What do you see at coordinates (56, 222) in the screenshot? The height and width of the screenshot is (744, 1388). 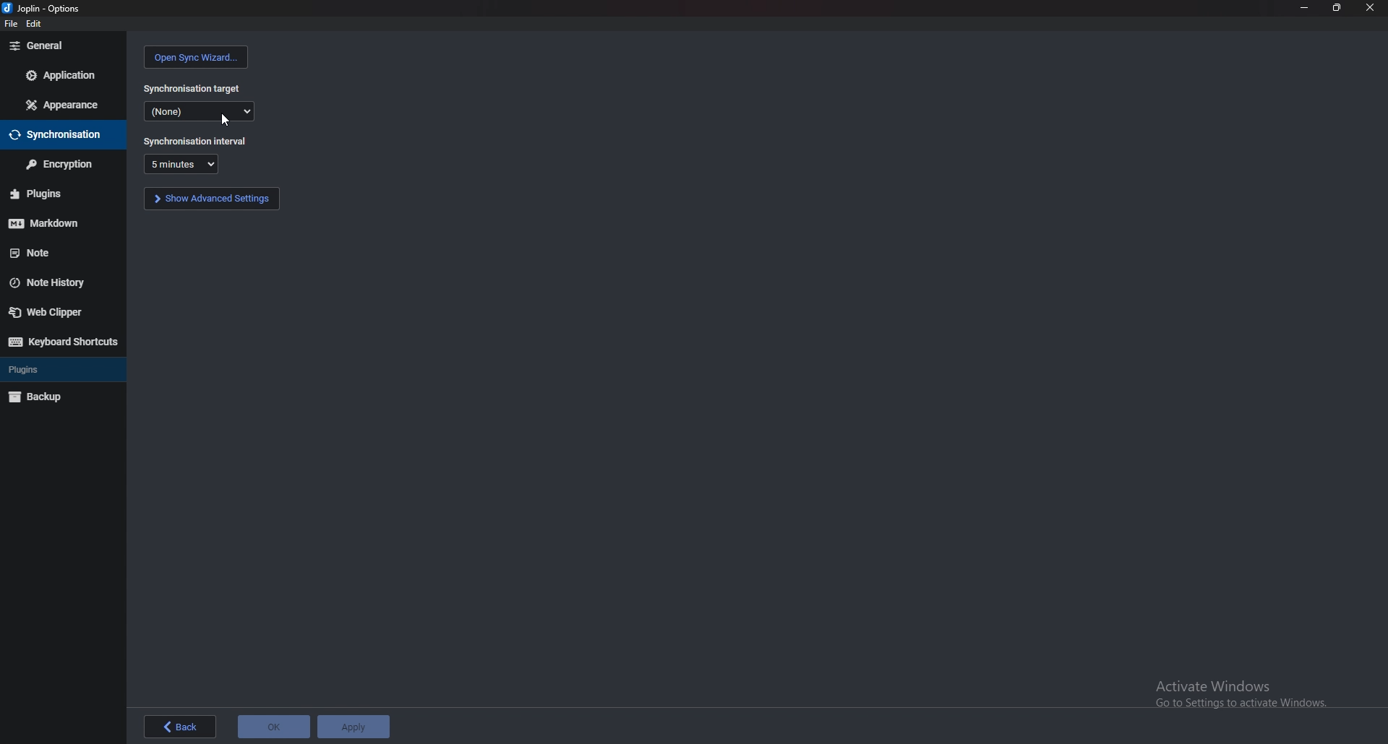 I see `markdown` at bounding box center [56, 222].